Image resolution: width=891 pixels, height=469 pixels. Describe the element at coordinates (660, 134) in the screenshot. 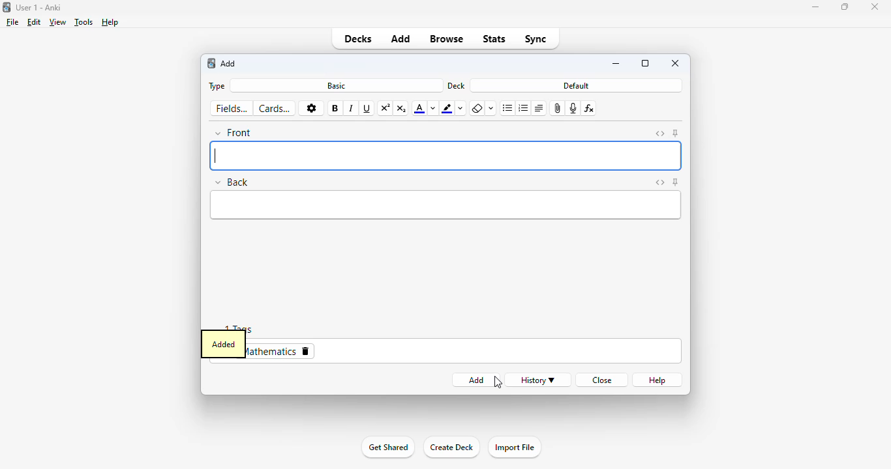

I see `toggle HTML editor` at that location.